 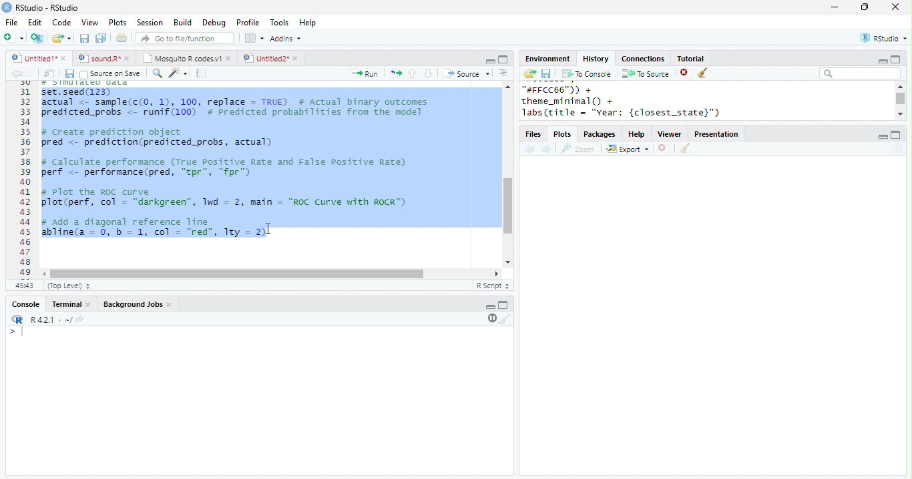 I want to click on View, so click(x=89, y=23).